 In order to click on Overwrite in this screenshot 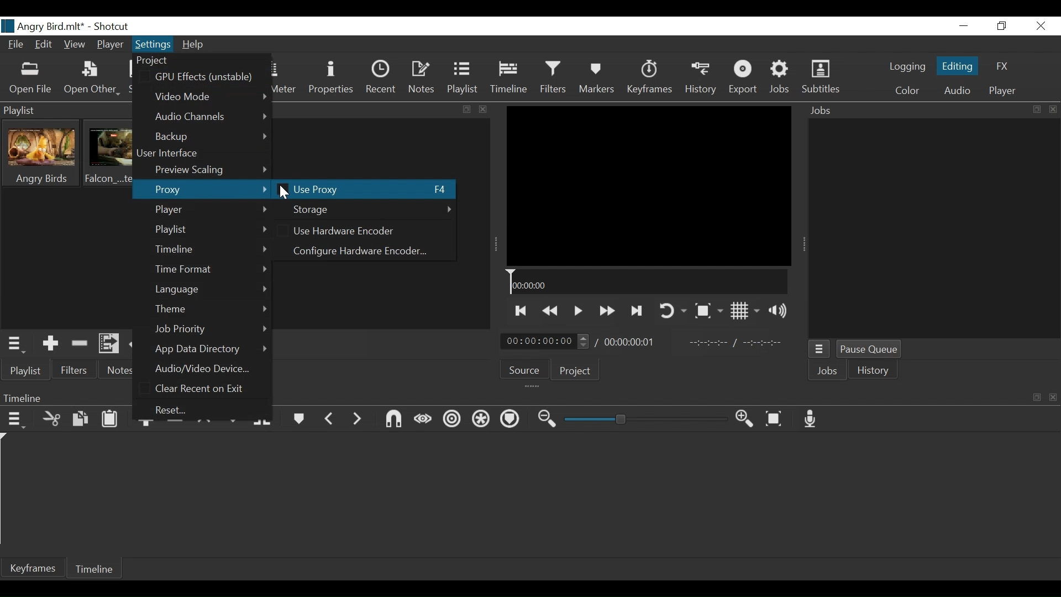, I will do `click(234, 420)`.